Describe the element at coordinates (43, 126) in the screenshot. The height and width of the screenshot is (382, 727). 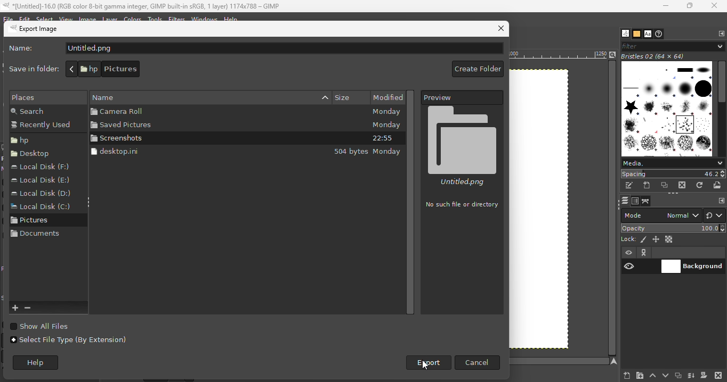
I see `Recently used` at that location.